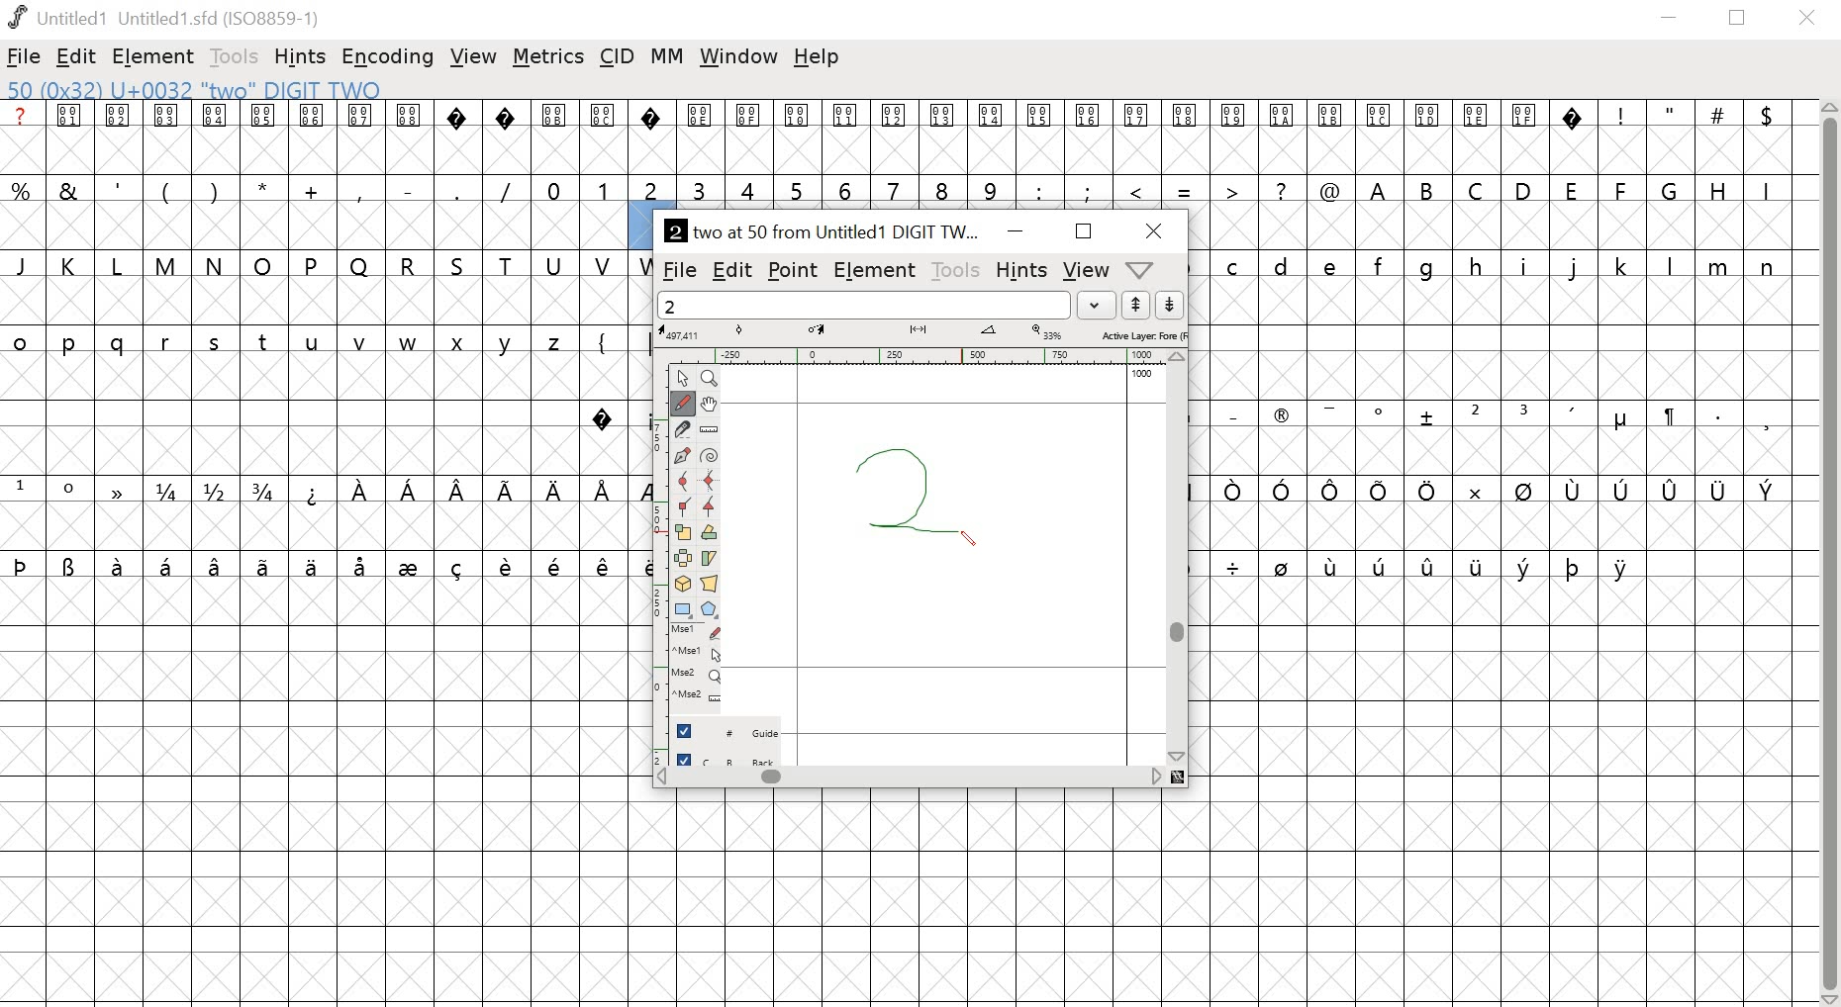  Describe the element at coordinates (1136, 306) in the screenshot. I see `up` at that location.